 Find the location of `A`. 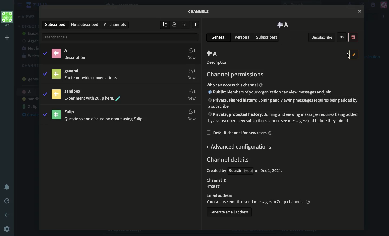

A is located at coordinates (213, 54).